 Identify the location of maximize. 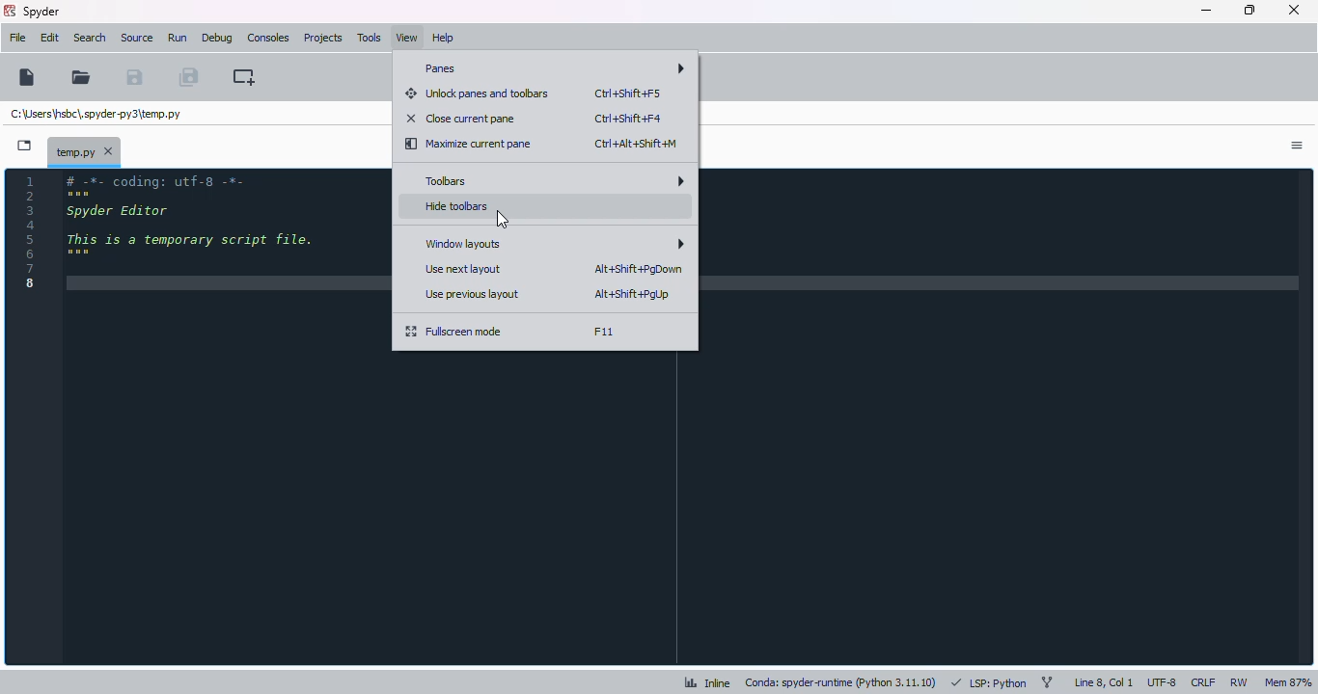
(1250, 10).